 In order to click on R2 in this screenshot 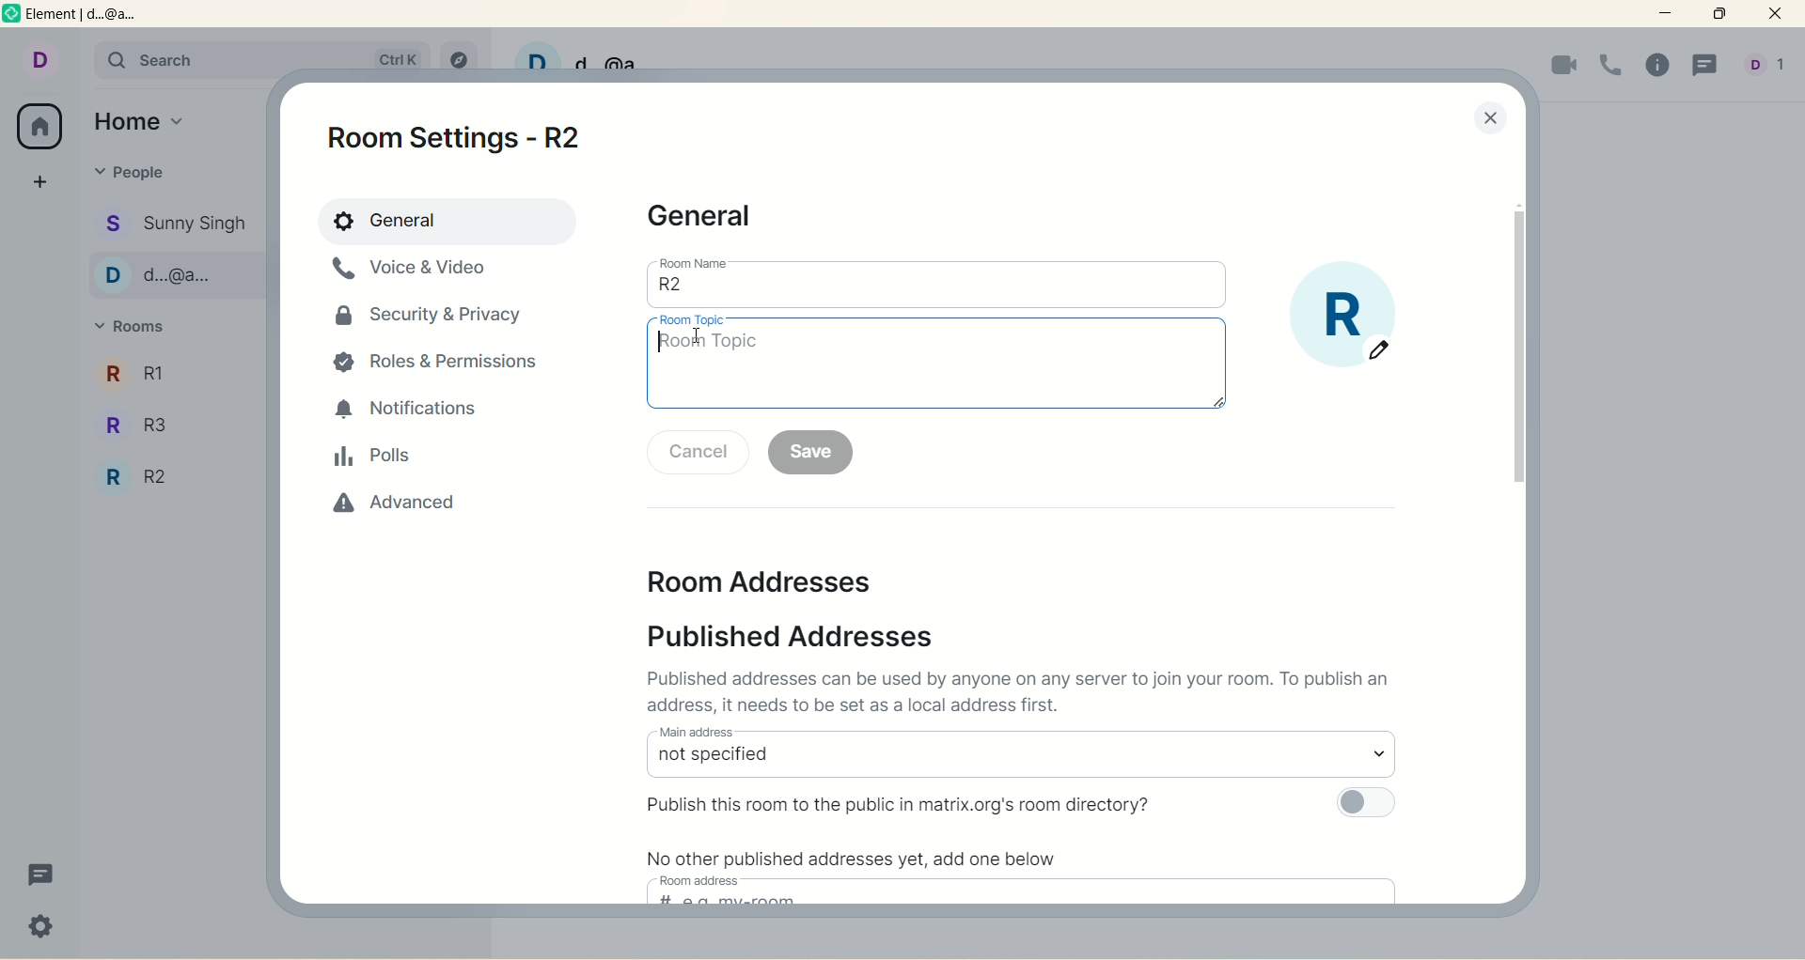, I will do `click(169, 479)`.